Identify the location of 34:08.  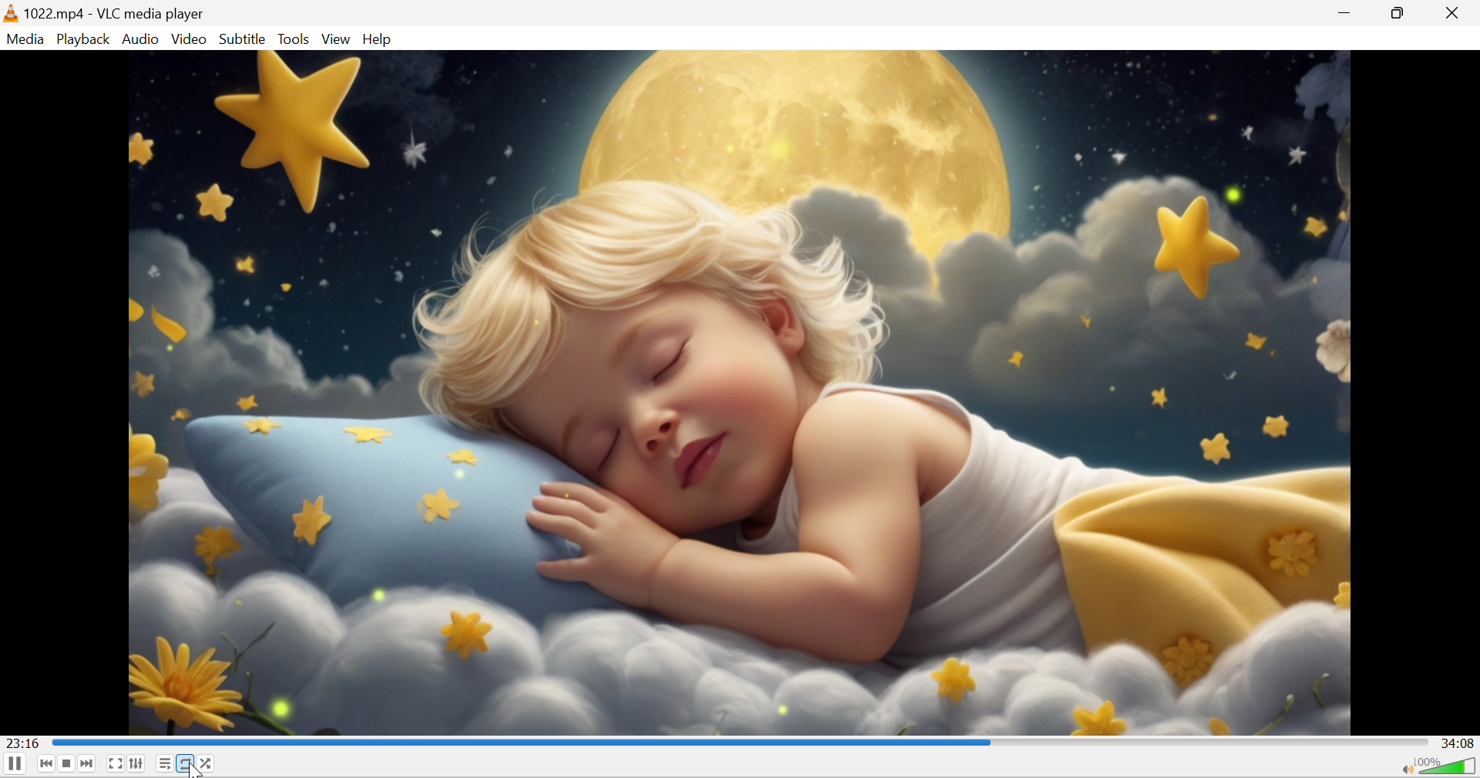
(1458, 743).